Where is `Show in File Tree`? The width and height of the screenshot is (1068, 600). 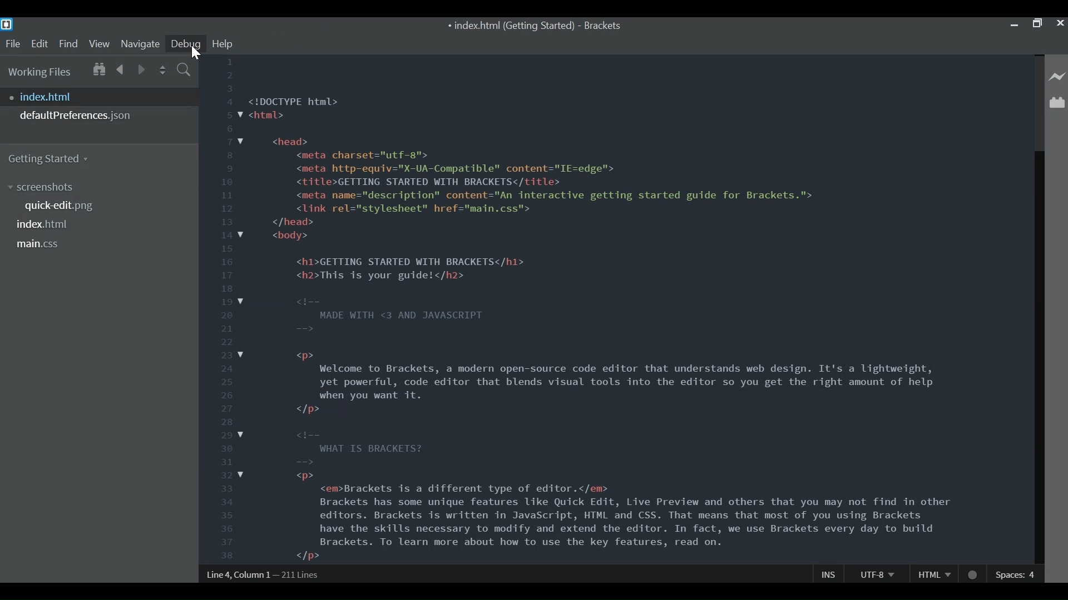 Show in File Tree is located at coordinates (98, 68).